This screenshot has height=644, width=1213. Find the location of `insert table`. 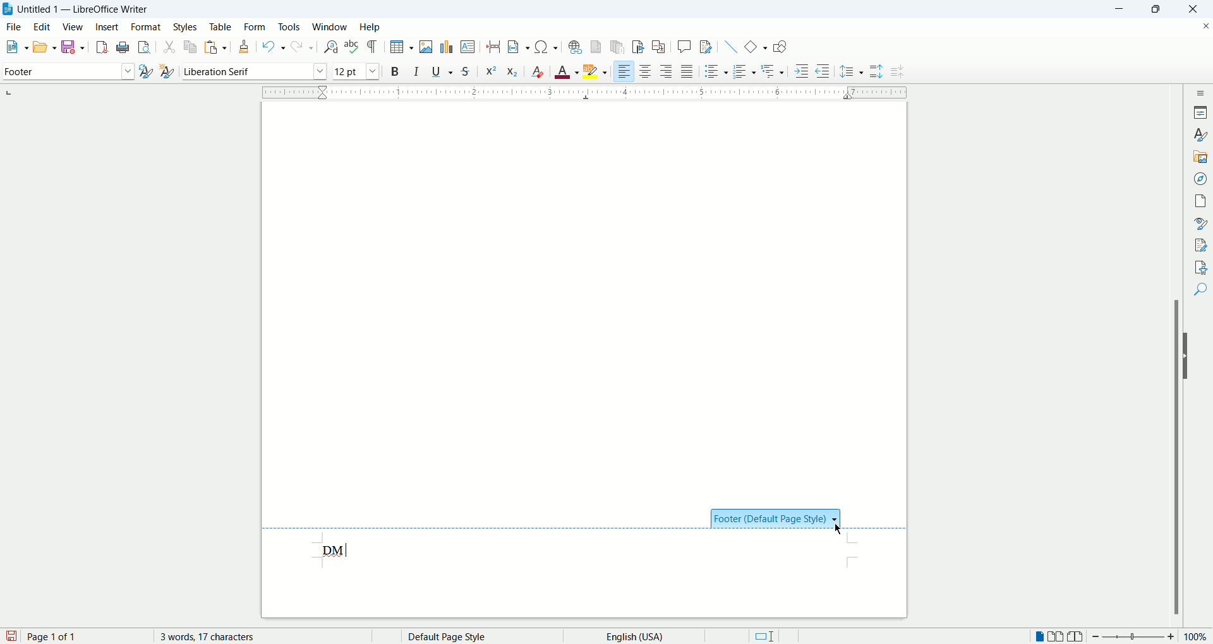

insert table is located at coordinates (402, 47).